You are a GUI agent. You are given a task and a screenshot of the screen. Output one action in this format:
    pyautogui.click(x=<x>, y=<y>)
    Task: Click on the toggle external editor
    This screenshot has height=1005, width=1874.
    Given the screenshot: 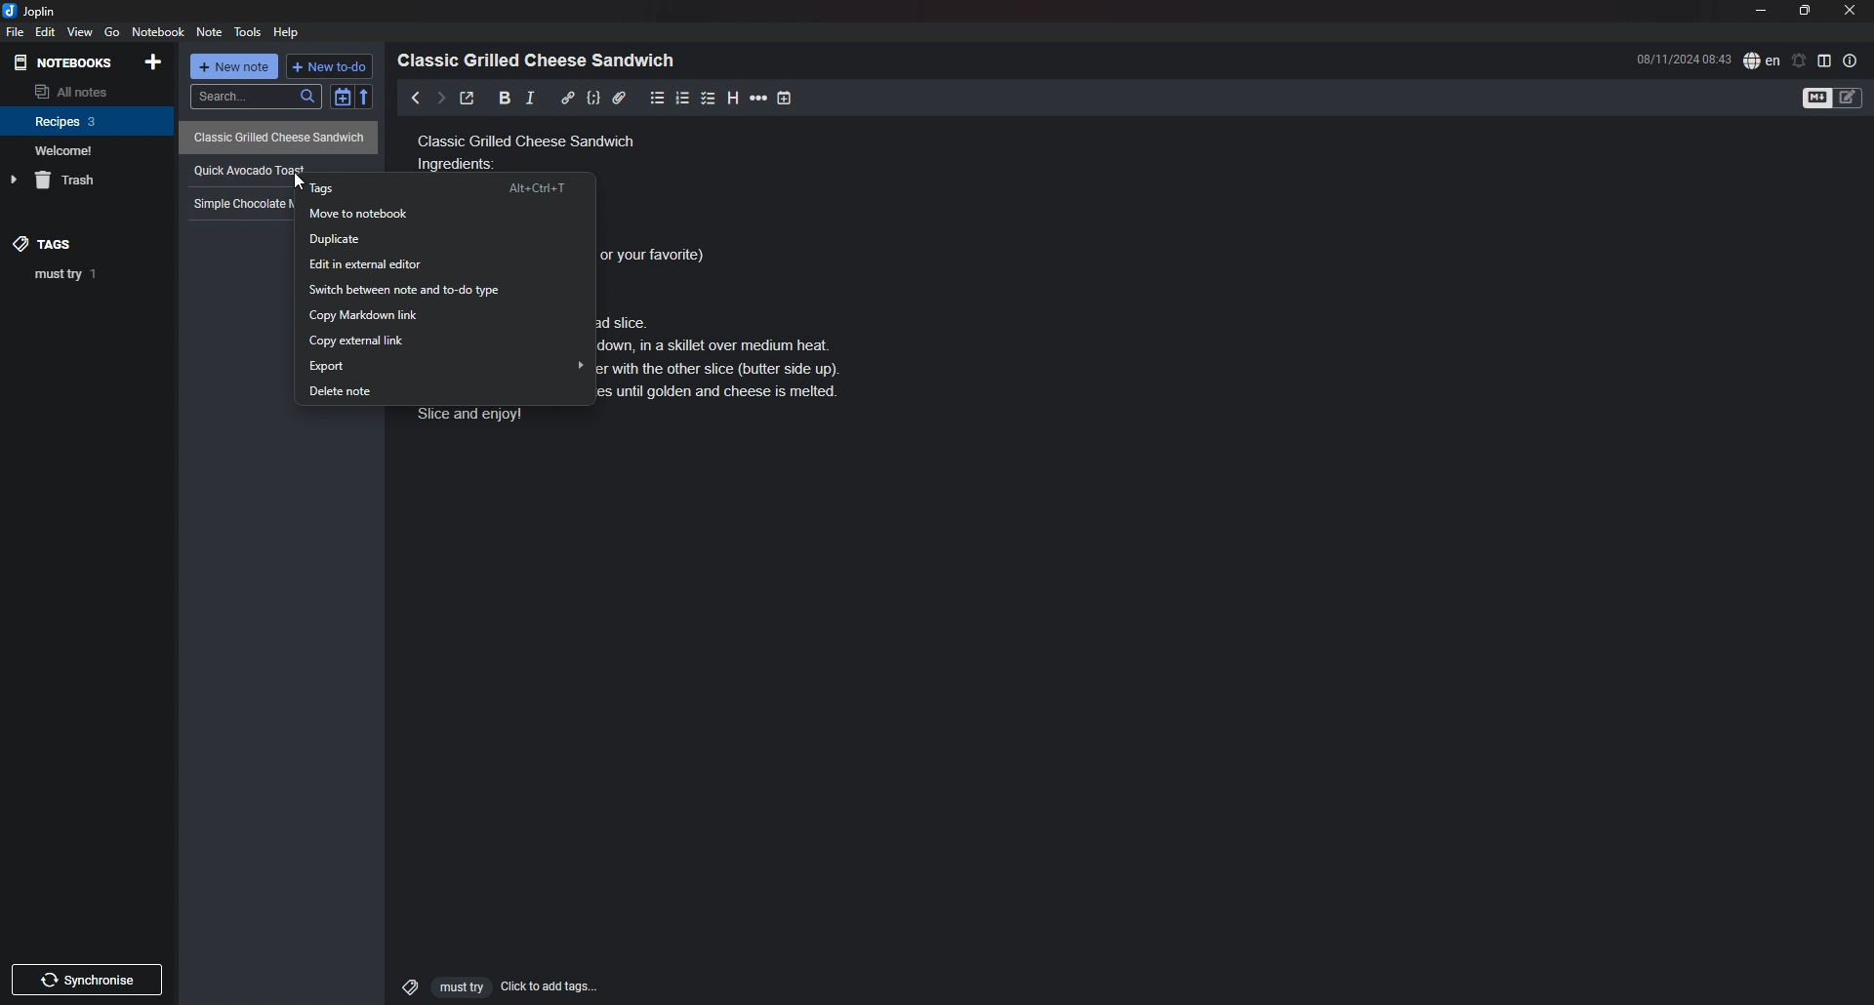 What is the action you would take?
    pyautogui.click(x=467, y=100)
    